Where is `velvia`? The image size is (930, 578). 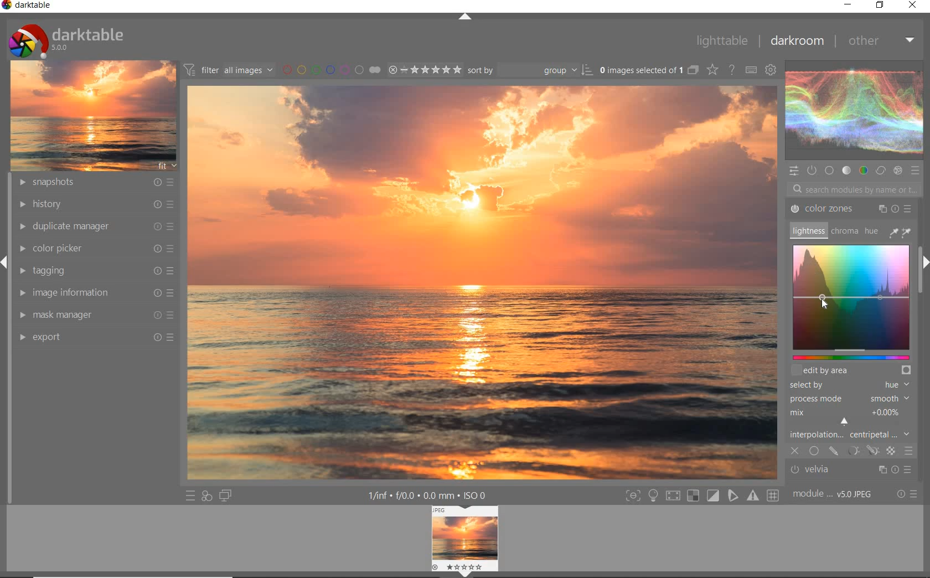 velvia is located at coordinates (848, 471).